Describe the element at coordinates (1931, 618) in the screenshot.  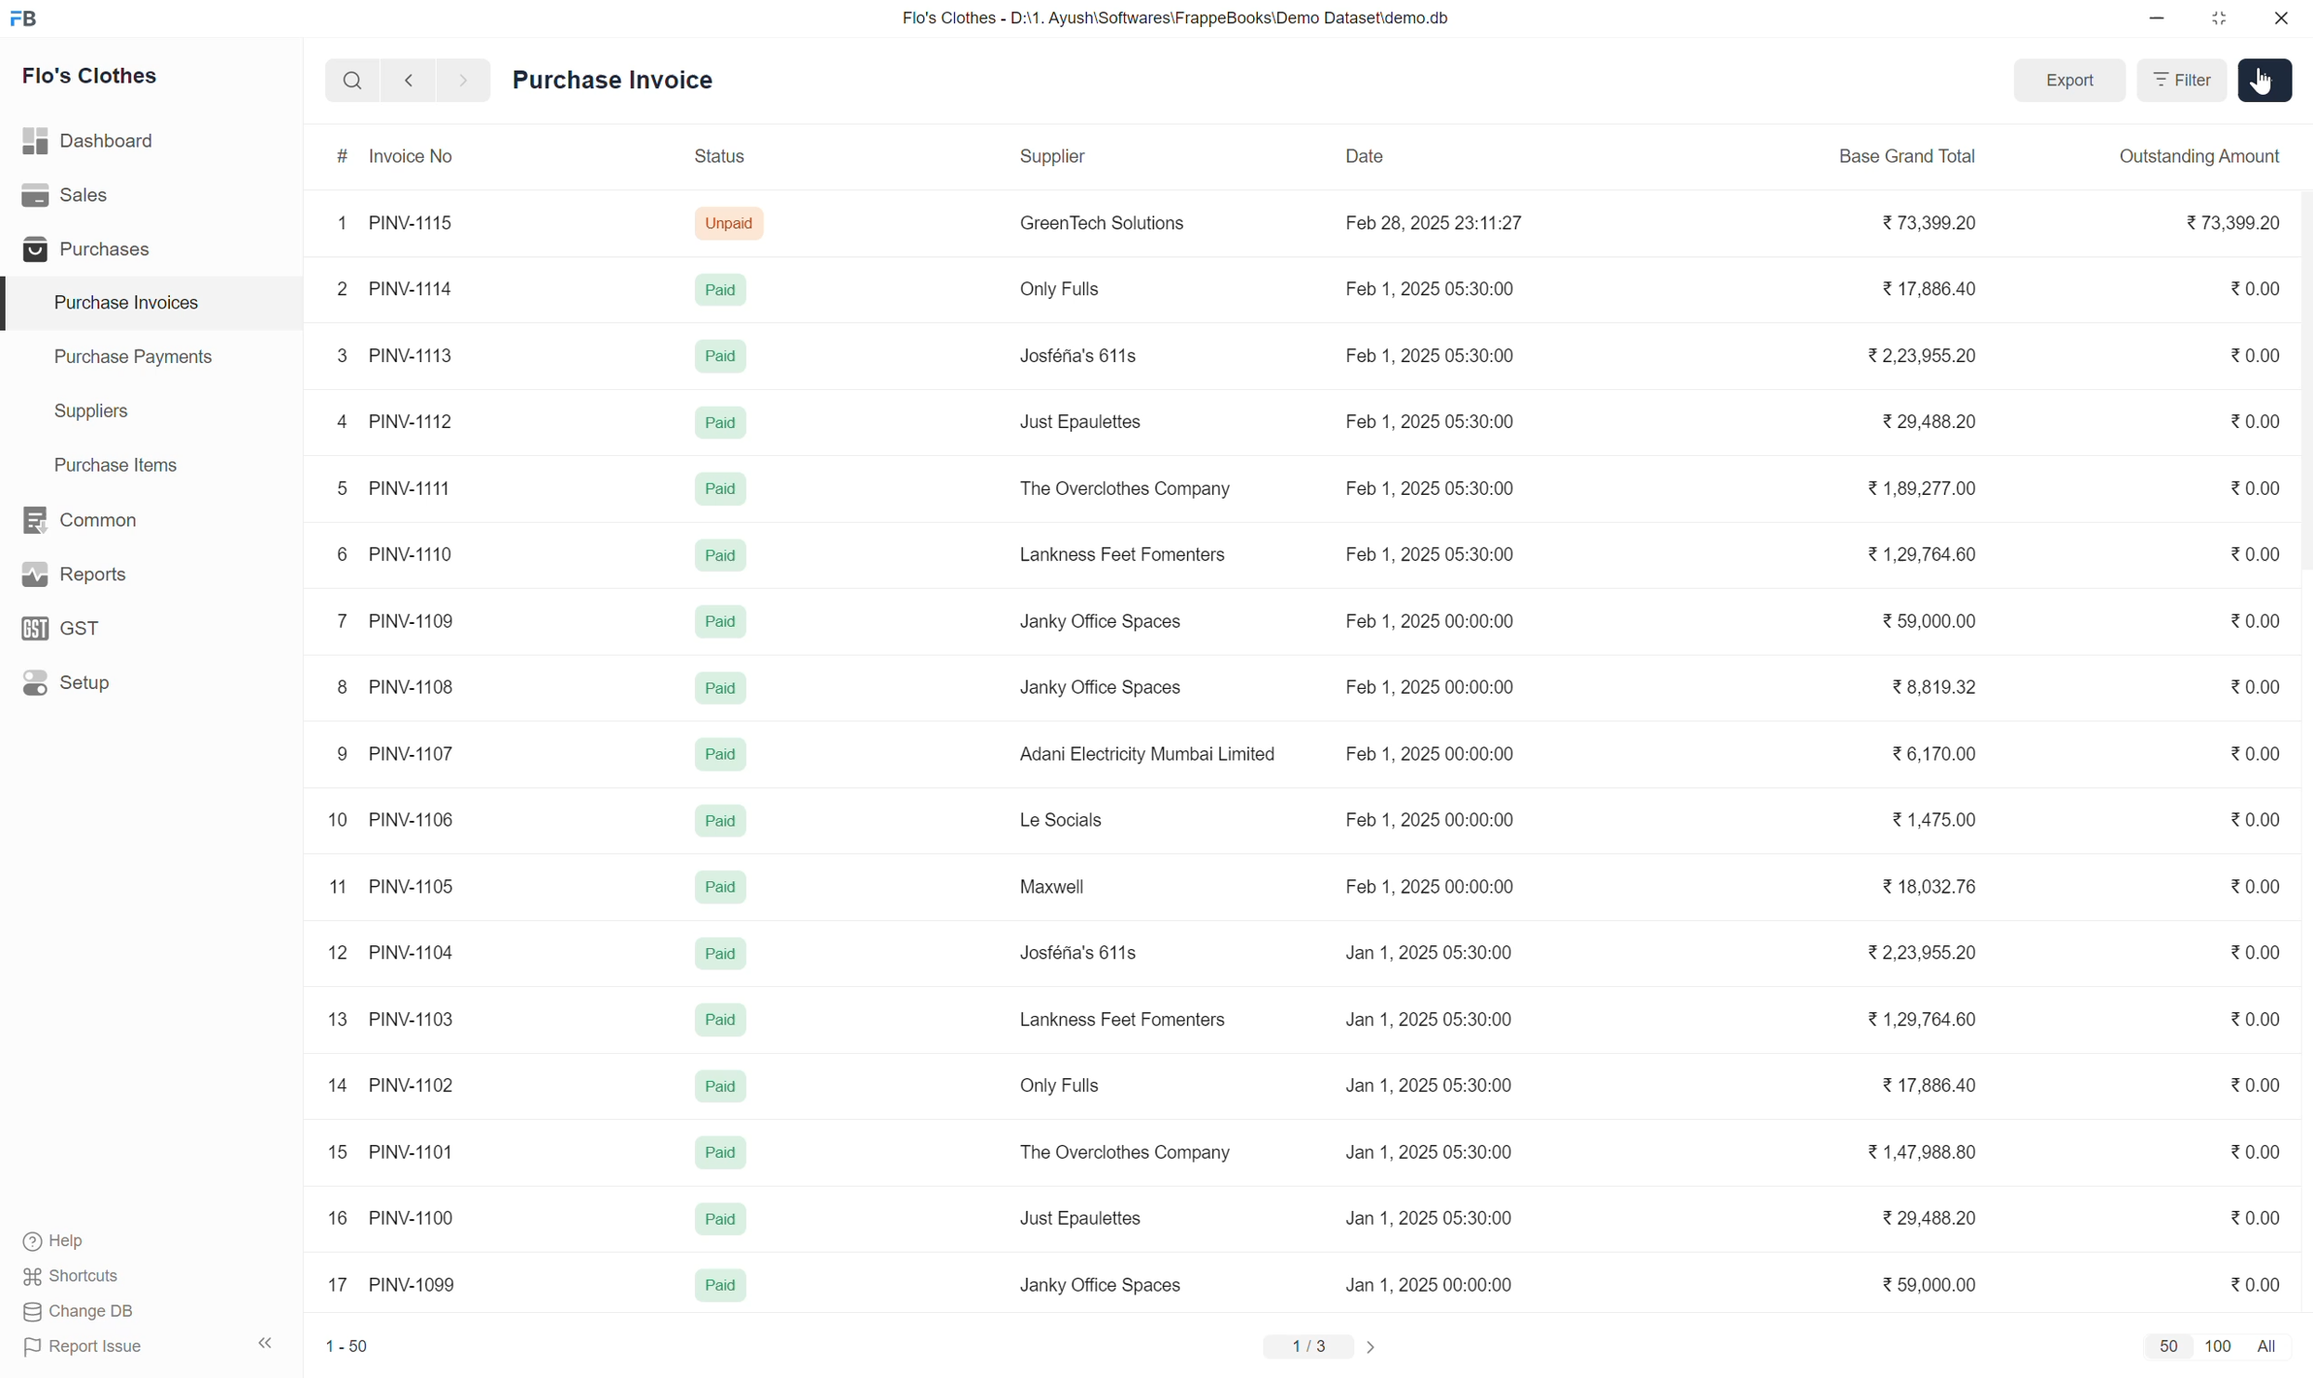
I see `59,000.00` at that location.